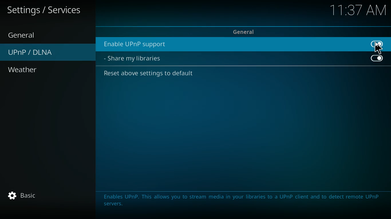 The height and width of the screenshot is (219, 391). I want to click on general, so click(245, 32).